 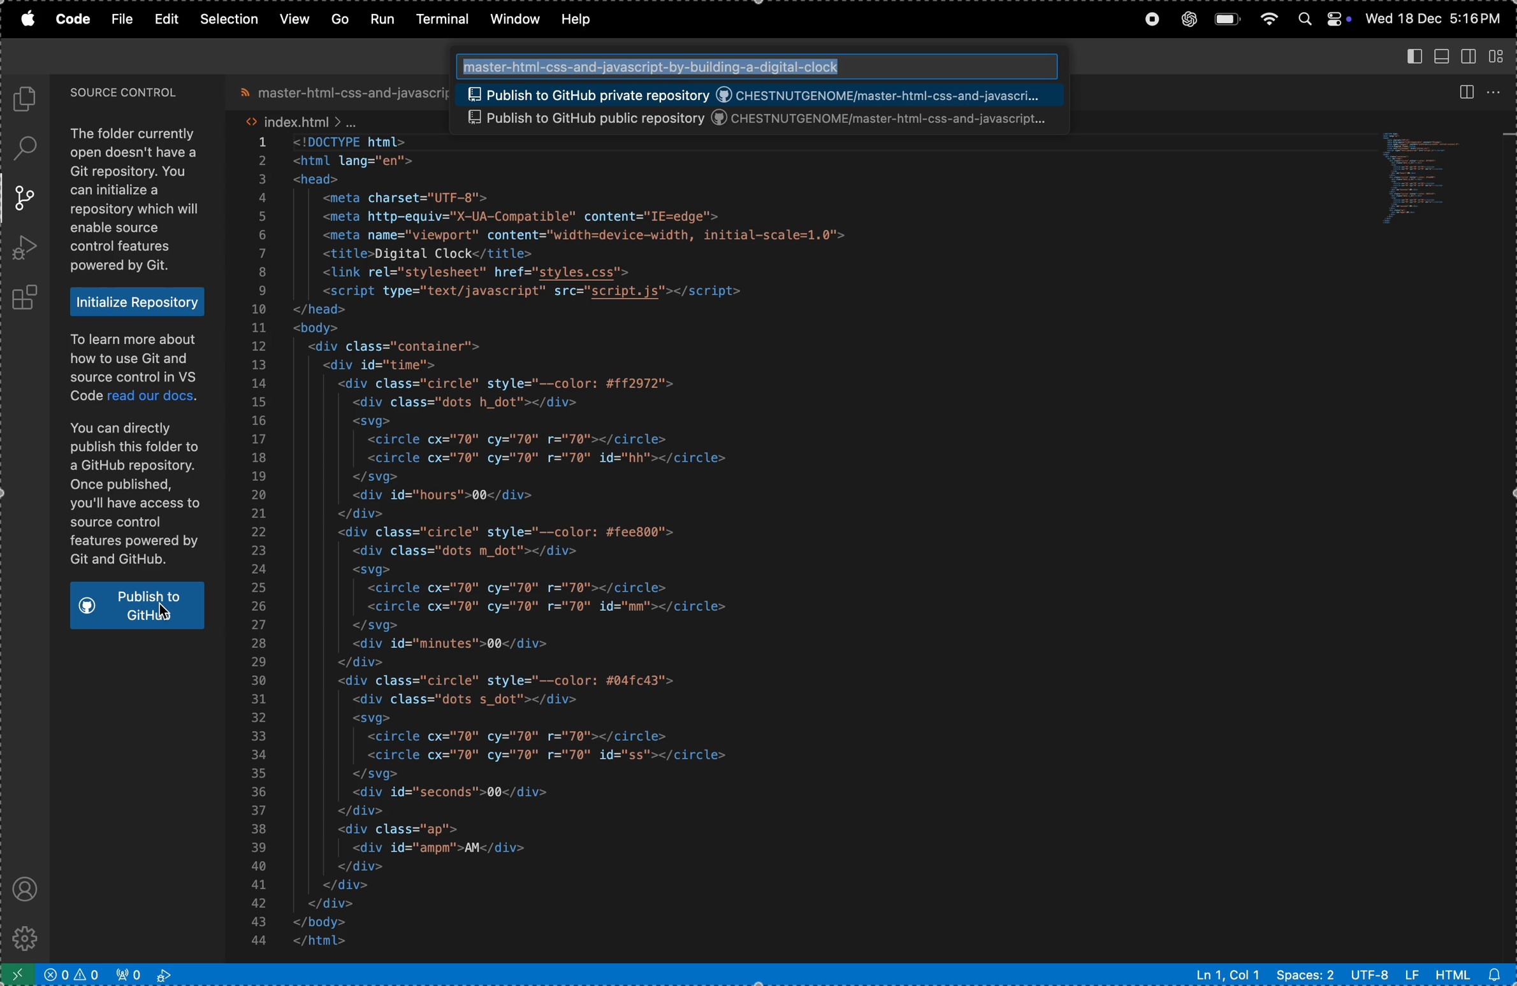 What do you see at coordinates (517, 439) in the screenshot?
I see `<circle cx="70" cy="70" r="70"></circle>` at bounding box center [517, 439].